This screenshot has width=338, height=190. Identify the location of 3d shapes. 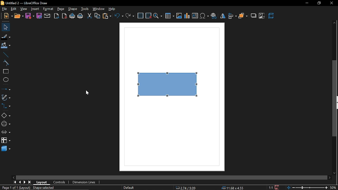
(6, 149).